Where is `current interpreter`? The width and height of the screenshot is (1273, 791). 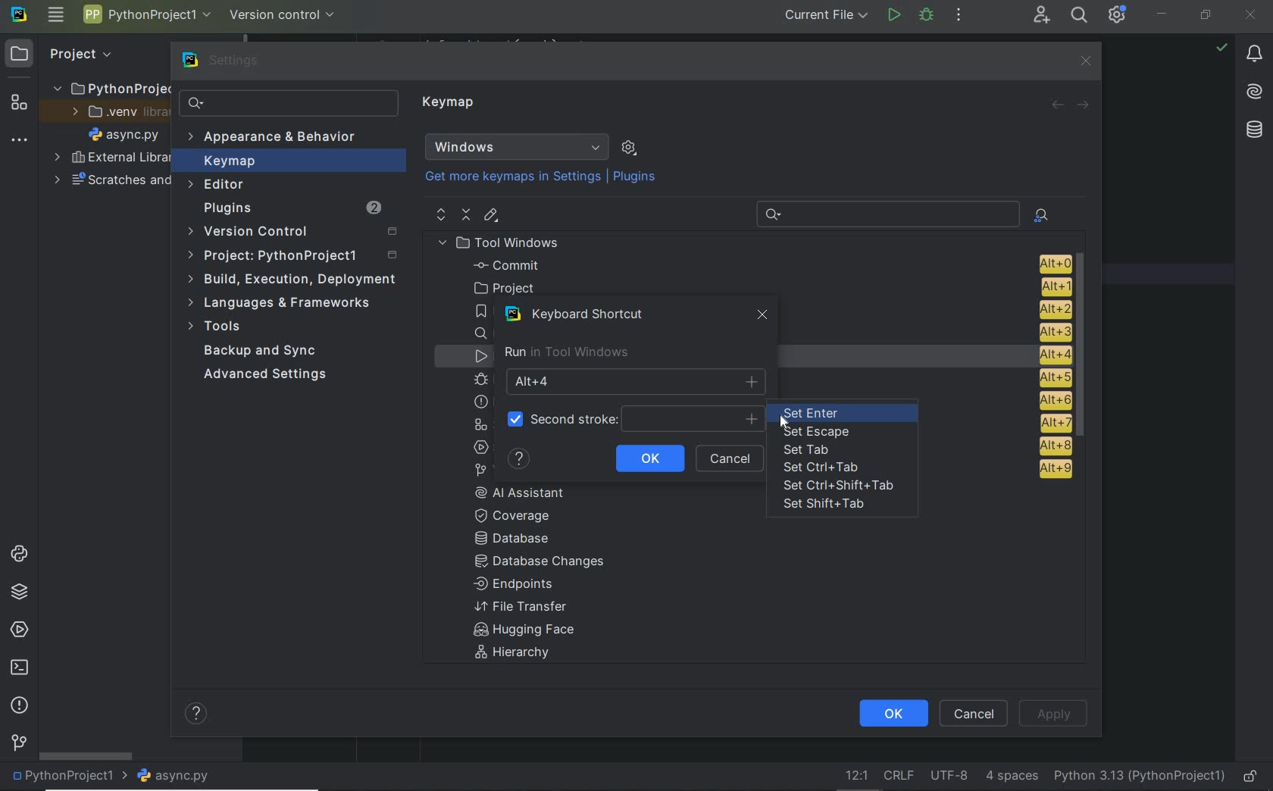 current interpreter is located at coordinates (1140, 777).